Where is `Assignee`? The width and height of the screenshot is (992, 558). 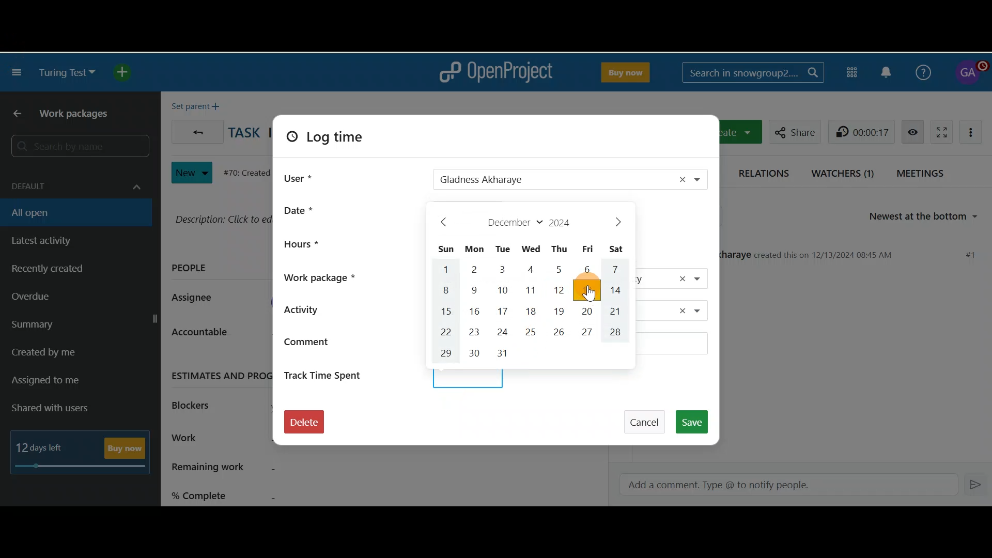
Assignee is located at coordinates (197, 299).